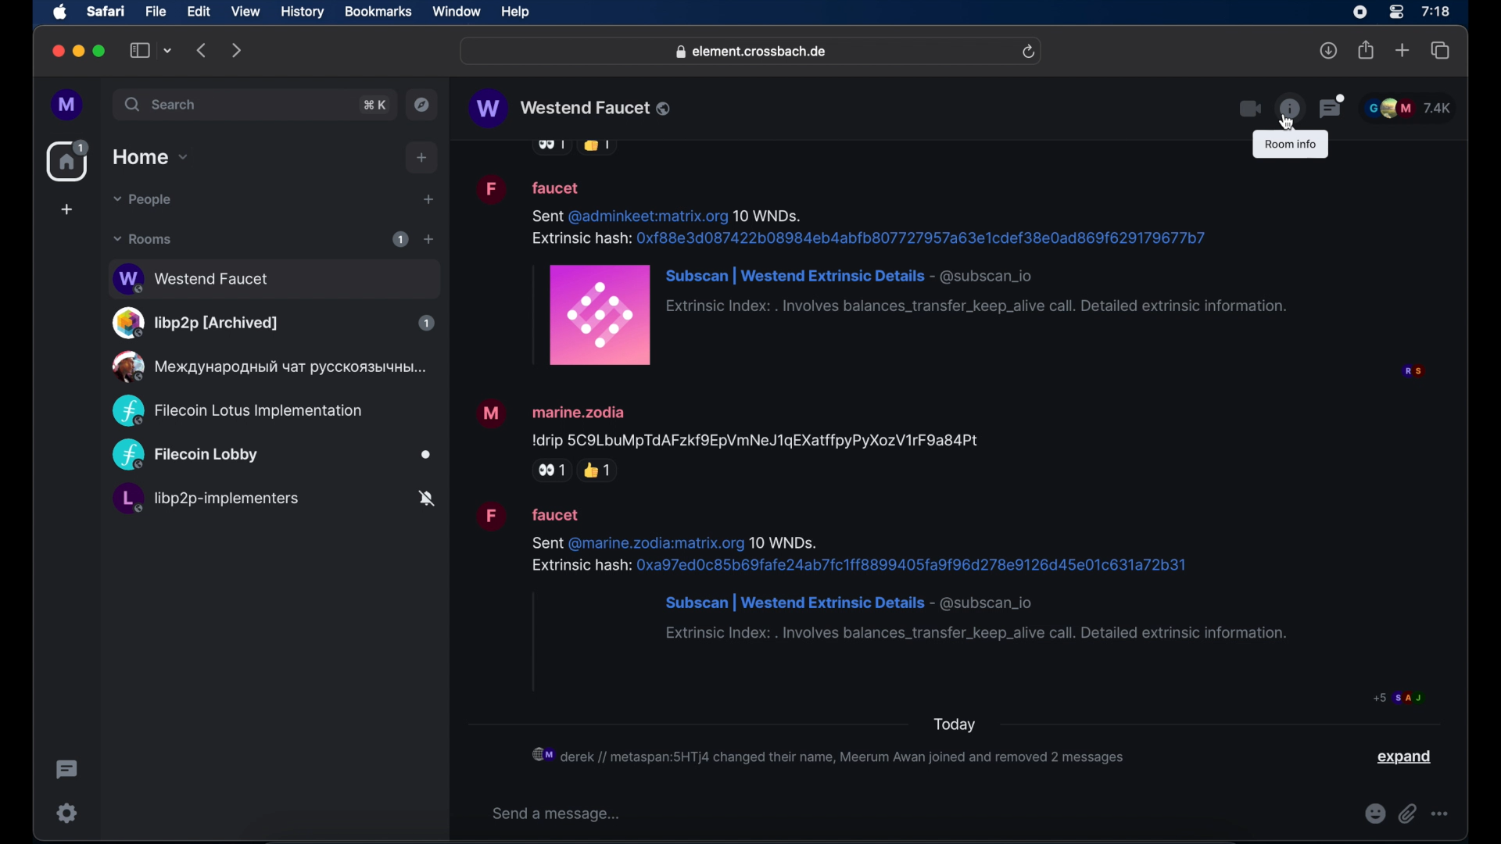 The height and width of the screenshot is (844, 1501). Describe the element at coordinates (596, 147) in the screenshot. I see `obscured icon` at that location.